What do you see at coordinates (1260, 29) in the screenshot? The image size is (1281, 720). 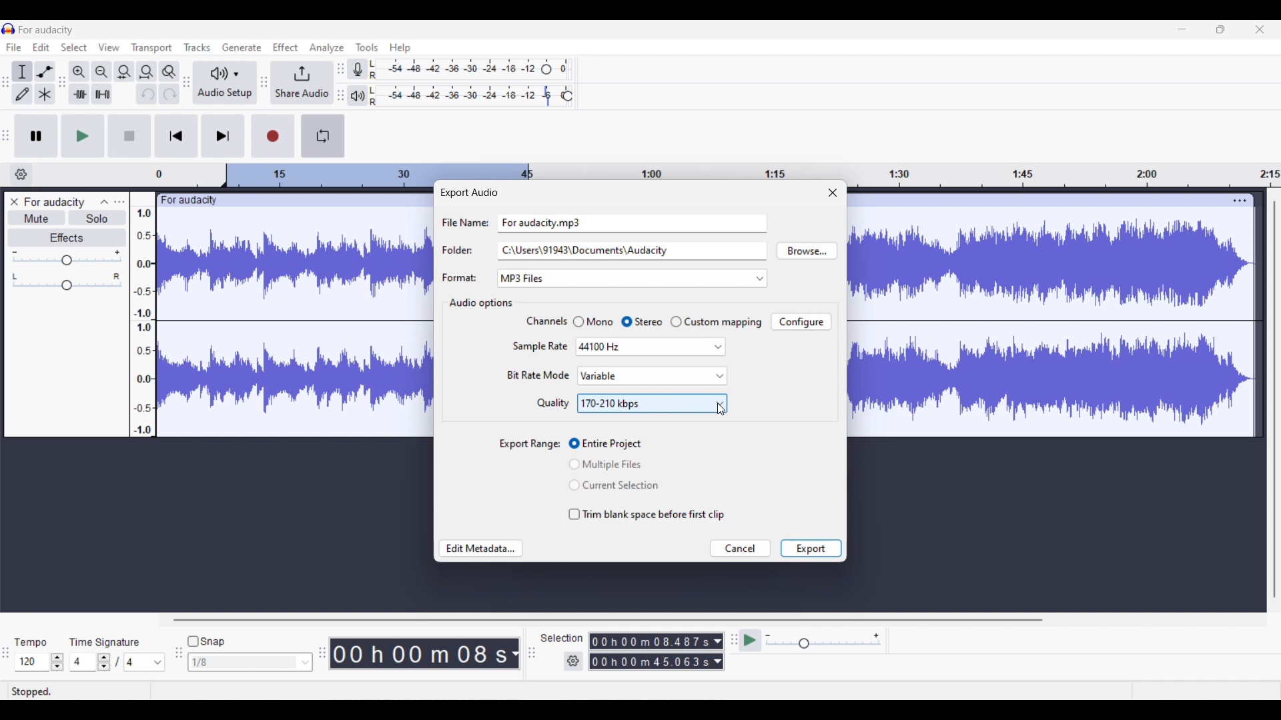 I see `Close interface` at bounding box center [1260, 29].